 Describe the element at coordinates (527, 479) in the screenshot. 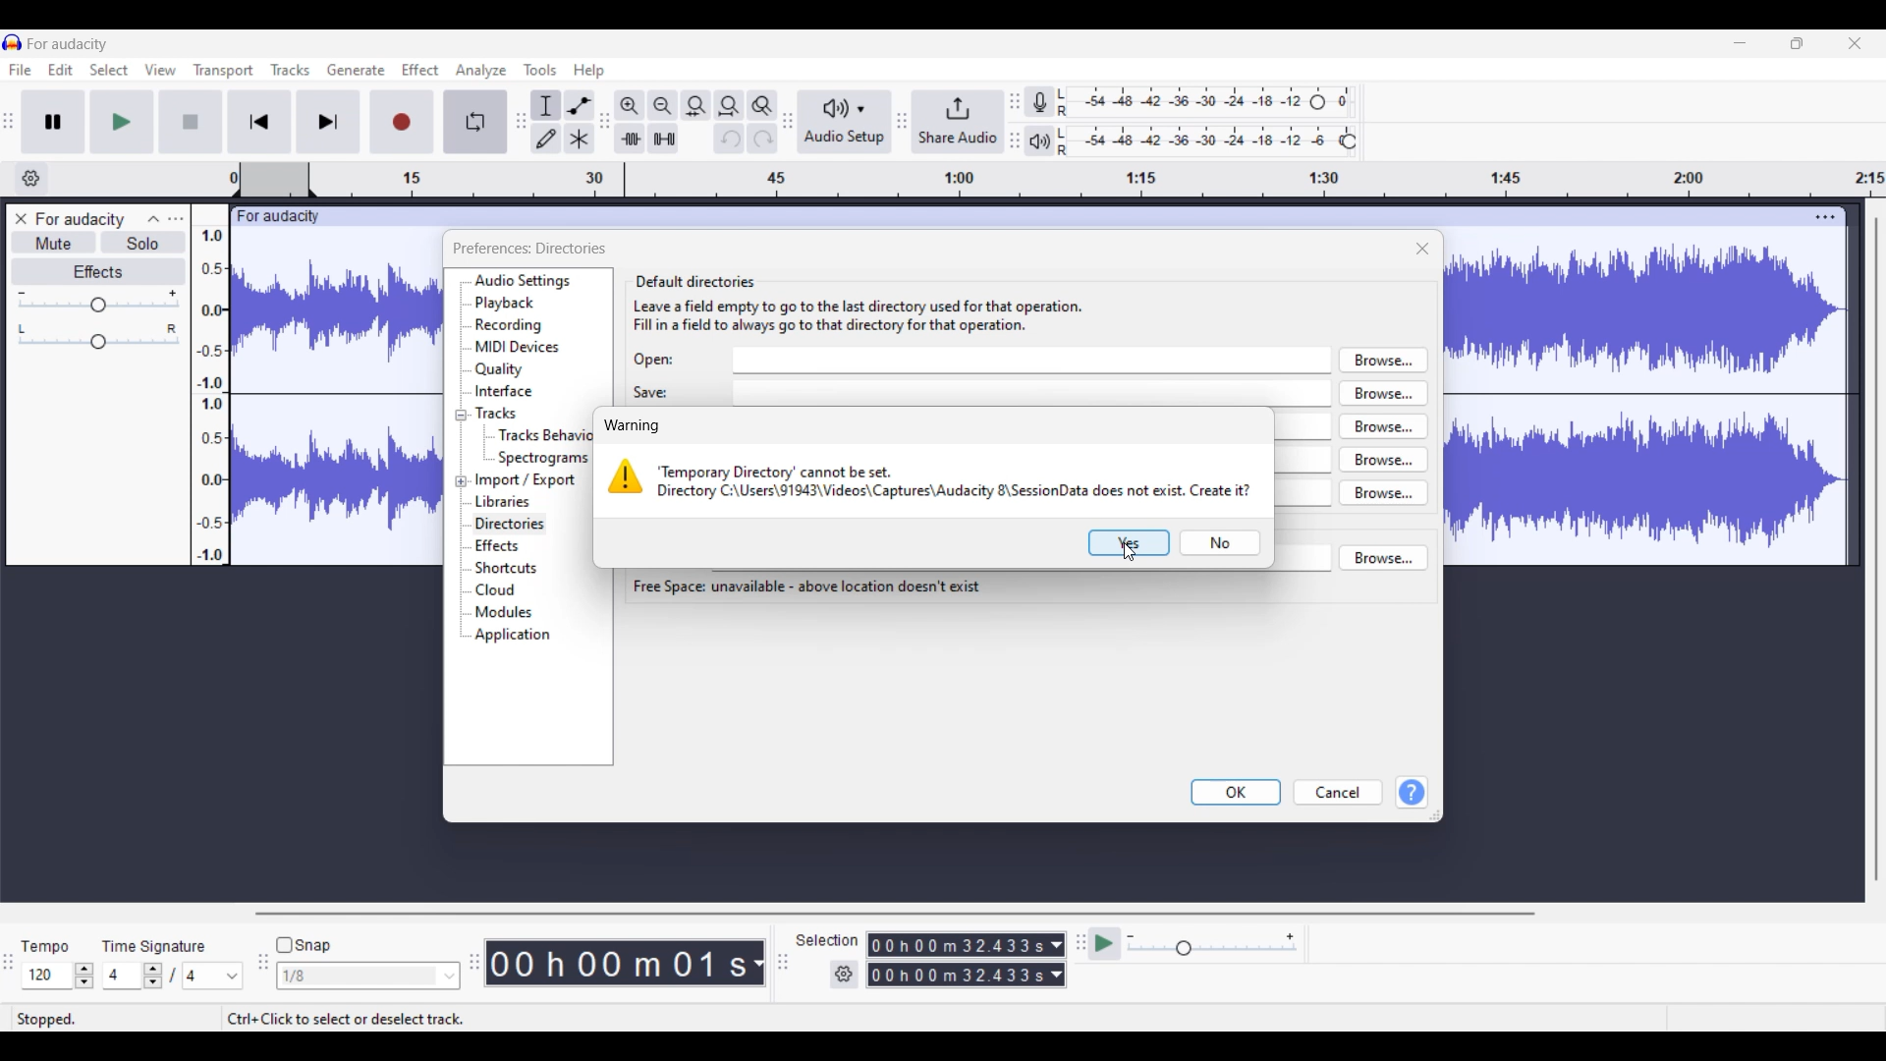

I see `Import/Export` at that location.